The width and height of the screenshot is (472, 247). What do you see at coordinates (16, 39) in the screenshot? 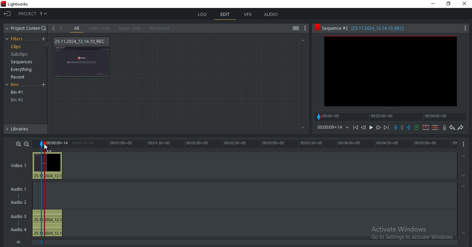
I see `filters` at bounding box center [16, 39].